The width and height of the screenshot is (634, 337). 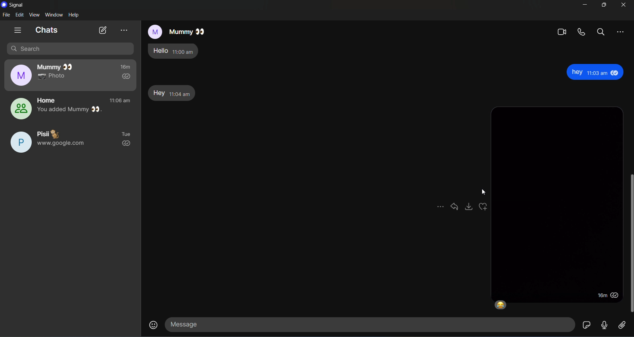 I want to click on view archieve, so click(x=123, y=30).